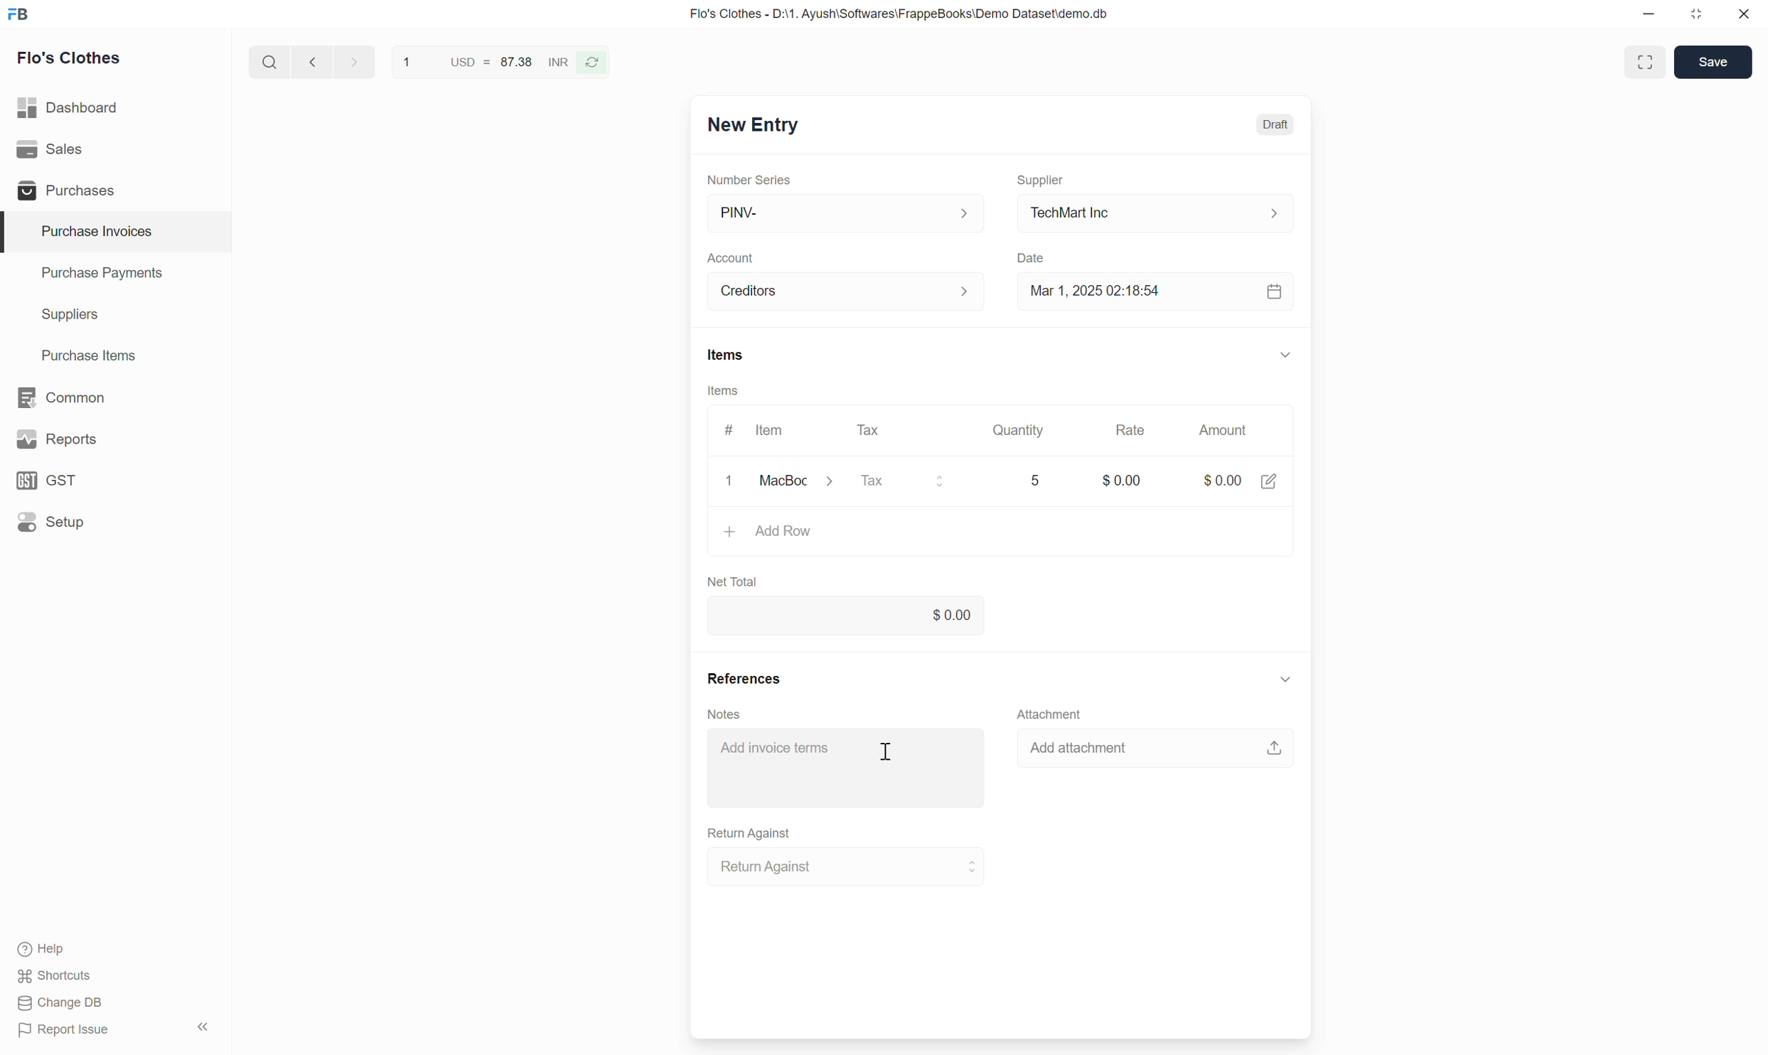 This screenshot has height=1055, width=1768. Describe the element at coordinates (803, 481) in the screenshot. I see `MacBook` at that location.